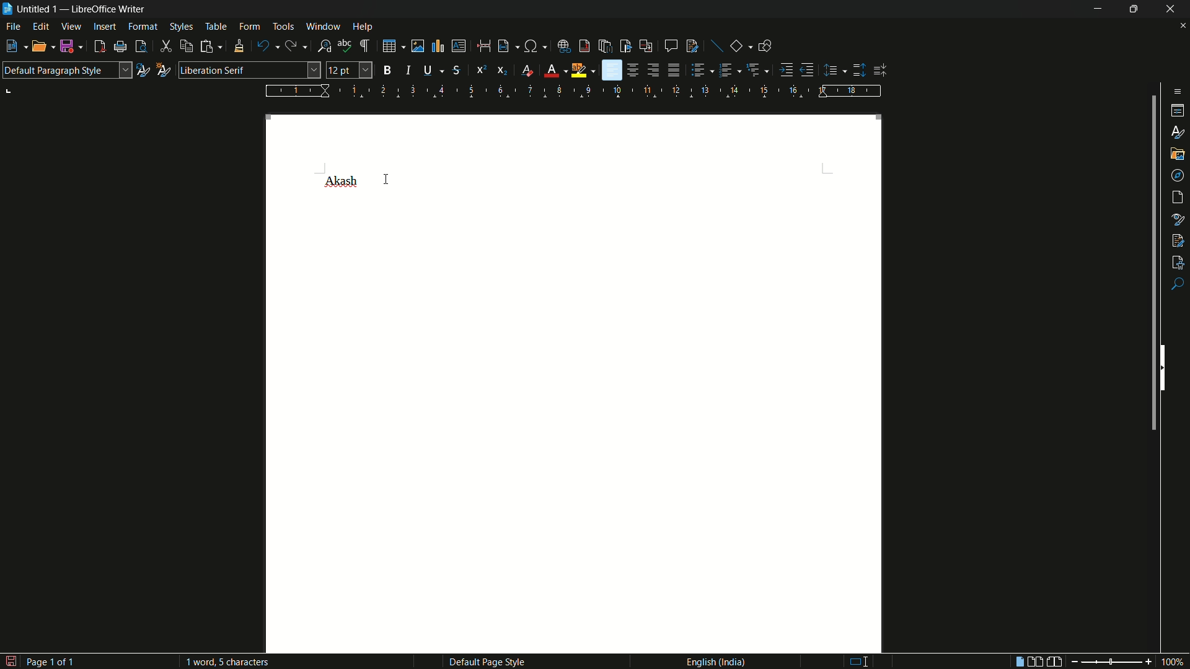  I want to click on show draw functions, so click(765, 45).